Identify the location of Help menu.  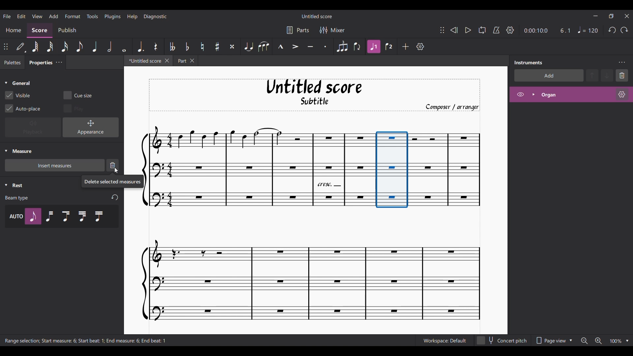
(132, 16).